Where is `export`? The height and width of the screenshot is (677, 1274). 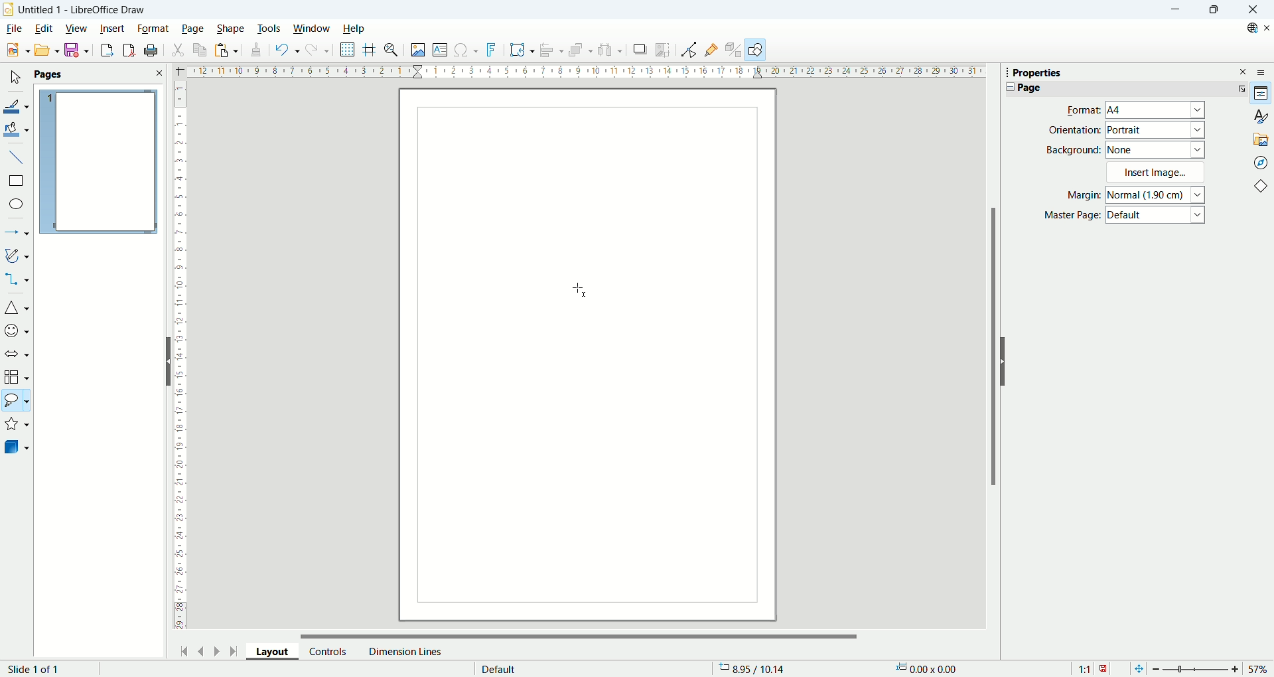
export is located at coordinates (104, 50).